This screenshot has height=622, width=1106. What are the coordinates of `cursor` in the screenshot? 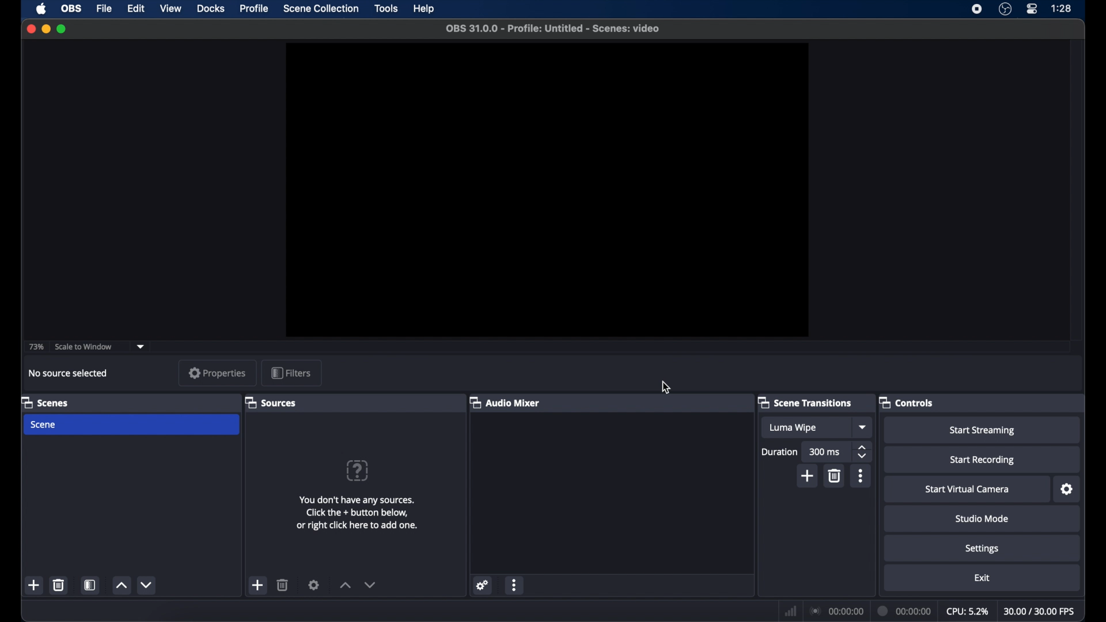 It's located at (666, 387).